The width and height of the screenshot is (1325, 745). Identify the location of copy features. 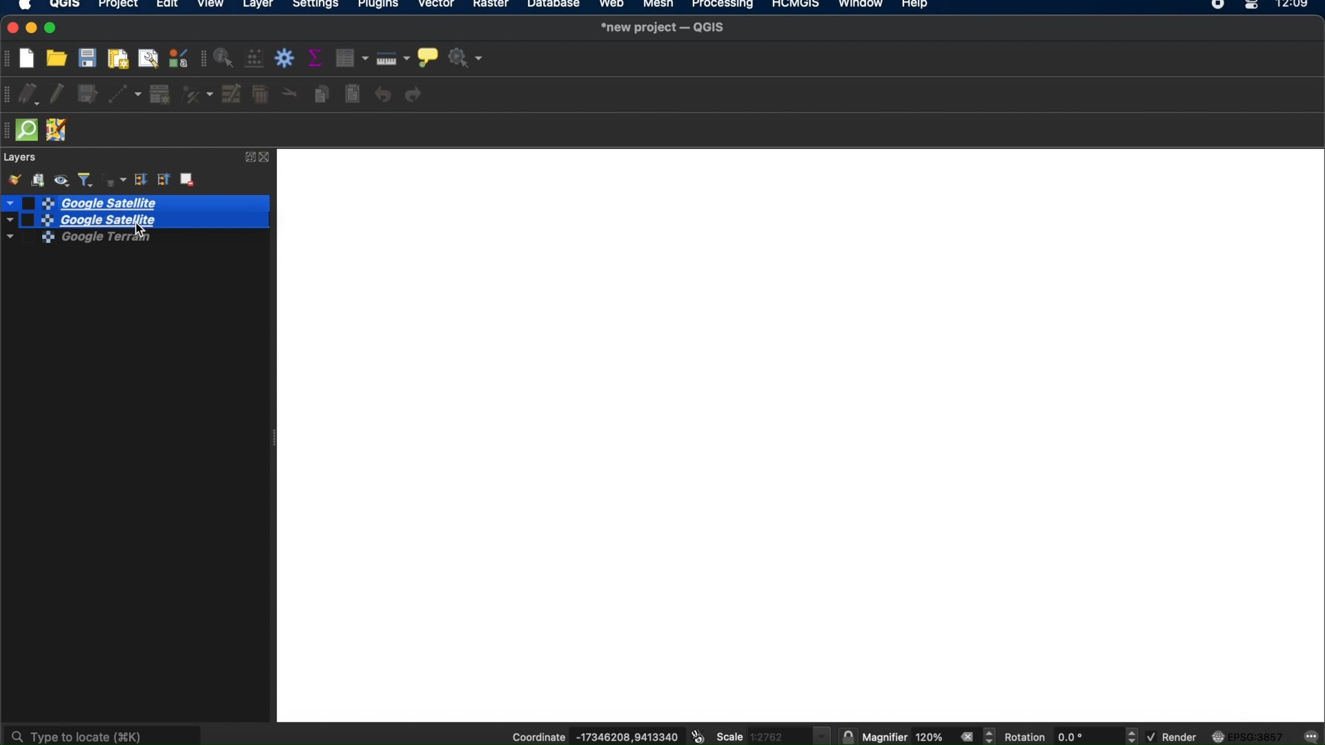
(321, 94).